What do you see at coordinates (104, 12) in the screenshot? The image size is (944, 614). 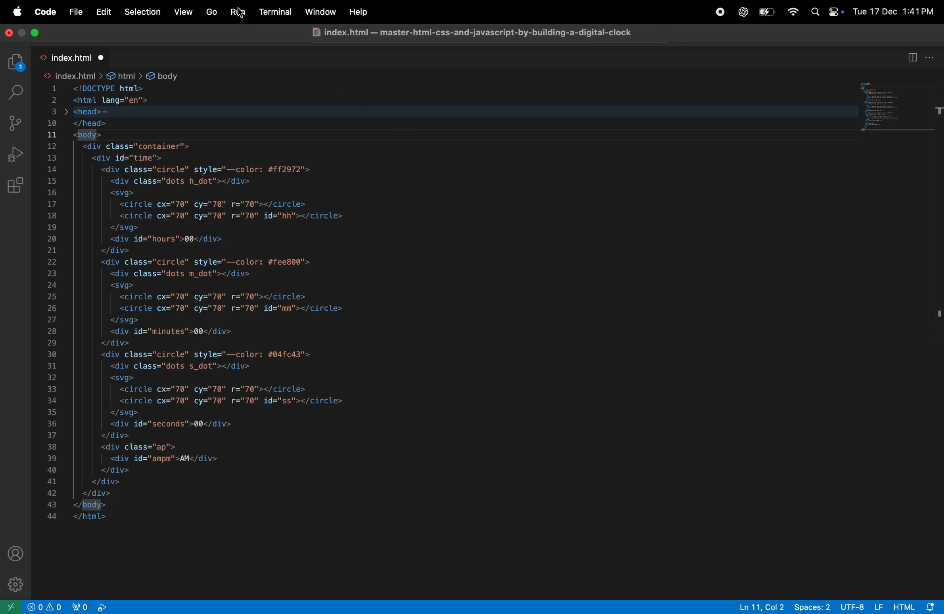 I see `Edit` at bounding box center [104, 12].